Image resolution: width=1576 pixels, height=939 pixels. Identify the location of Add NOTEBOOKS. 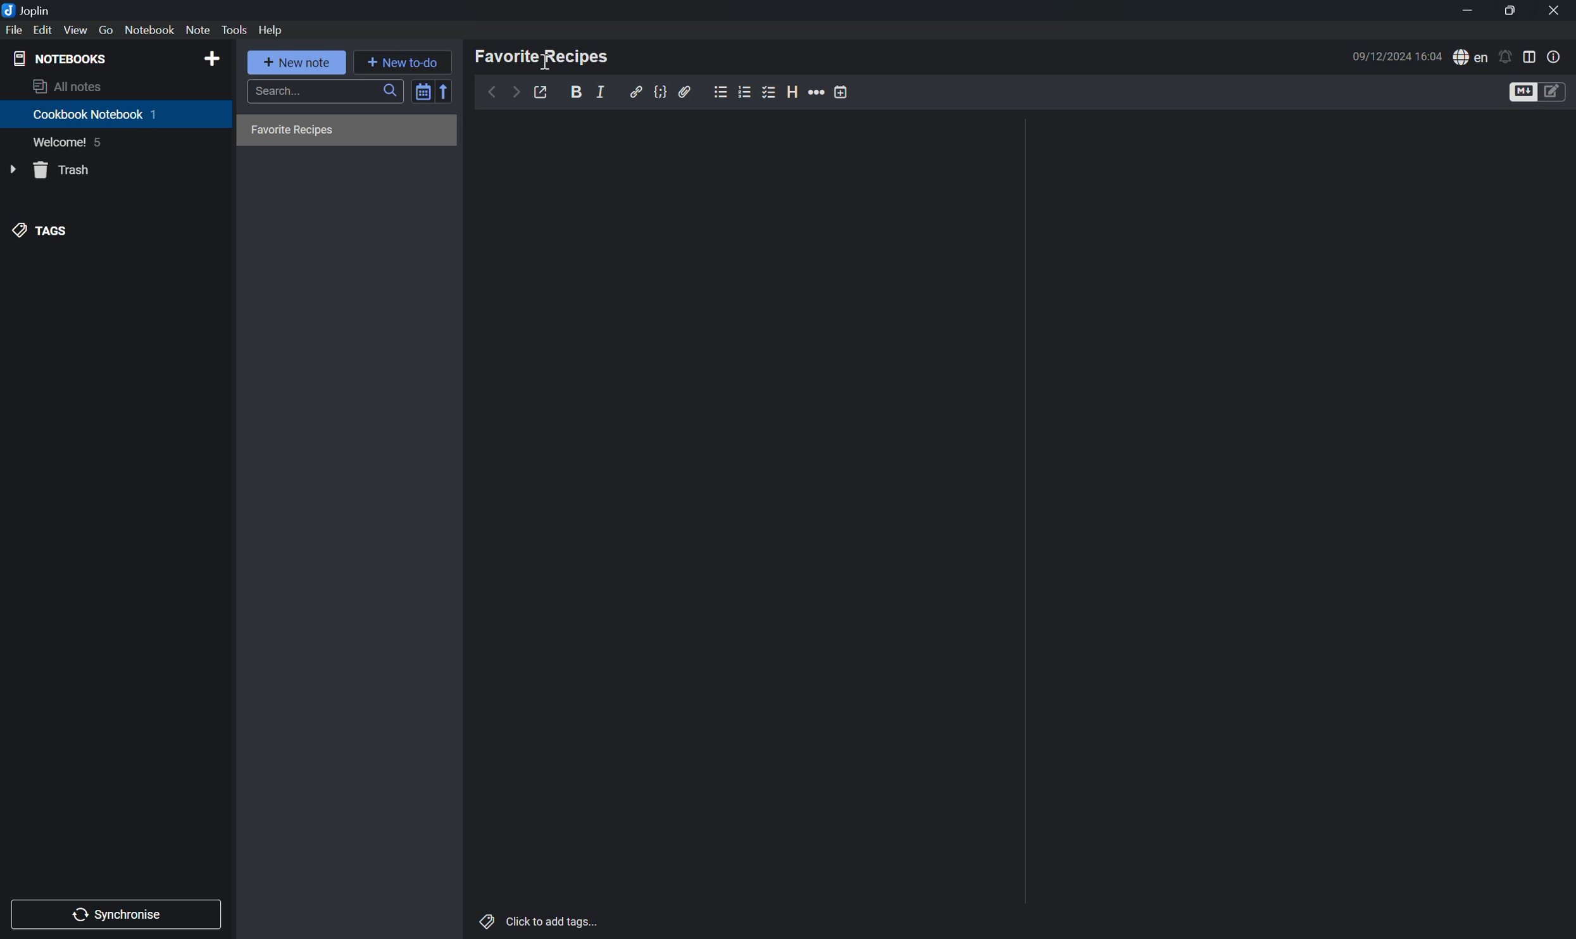
(212, 58).